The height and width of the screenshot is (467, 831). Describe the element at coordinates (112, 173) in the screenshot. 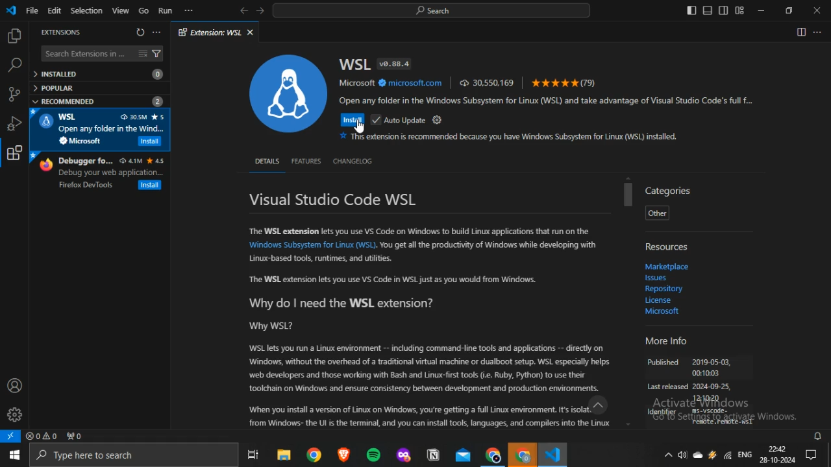

I see `Debug your web application...` at that location.